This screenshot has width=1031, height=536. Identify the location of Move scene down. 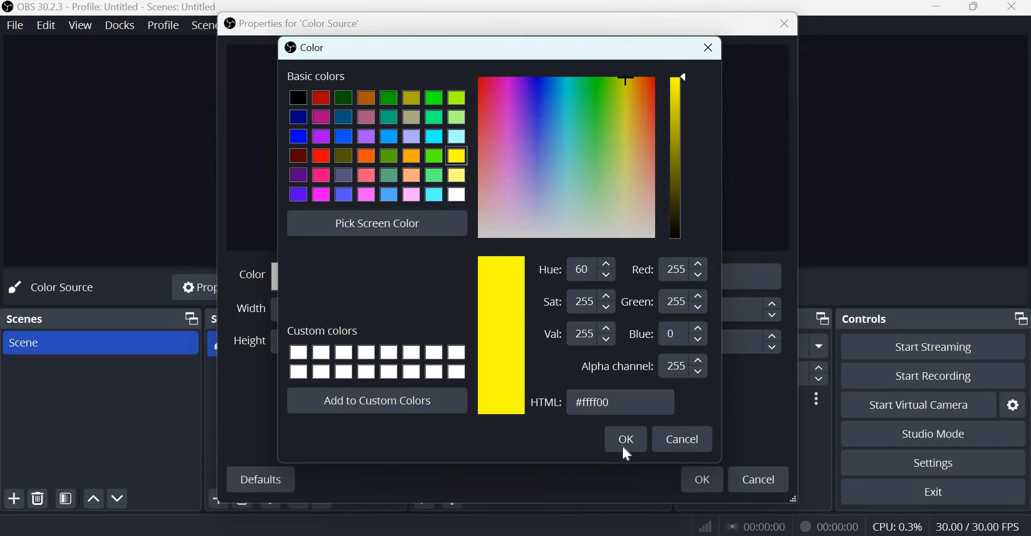
(120, 499).